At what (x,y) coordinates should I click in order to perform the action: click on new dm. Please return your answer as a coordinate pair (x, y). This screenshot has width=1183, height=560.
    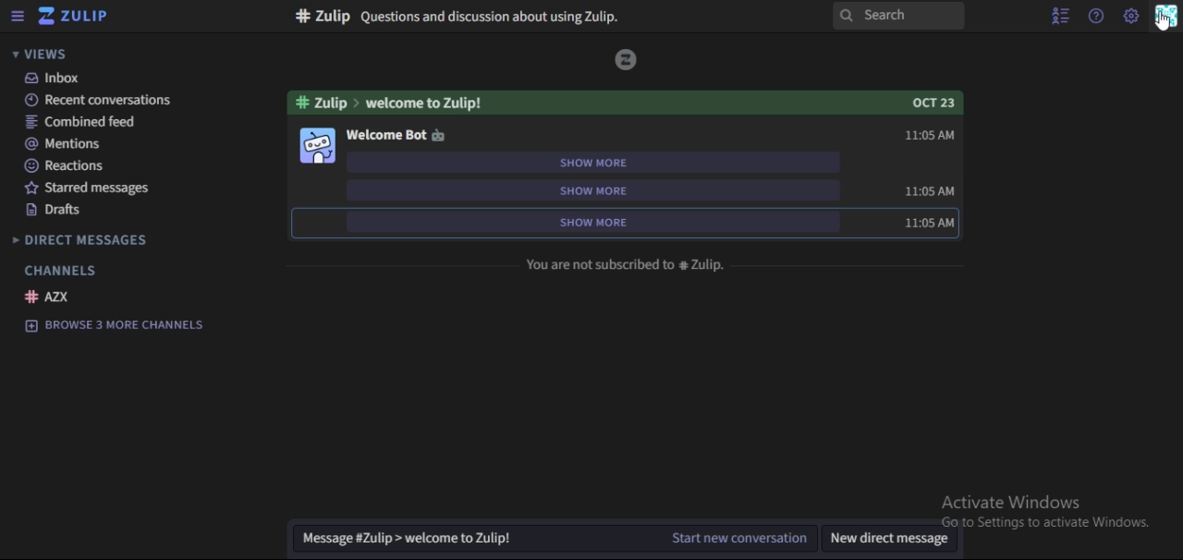
    Looking at the image, I should click on (893, 541).